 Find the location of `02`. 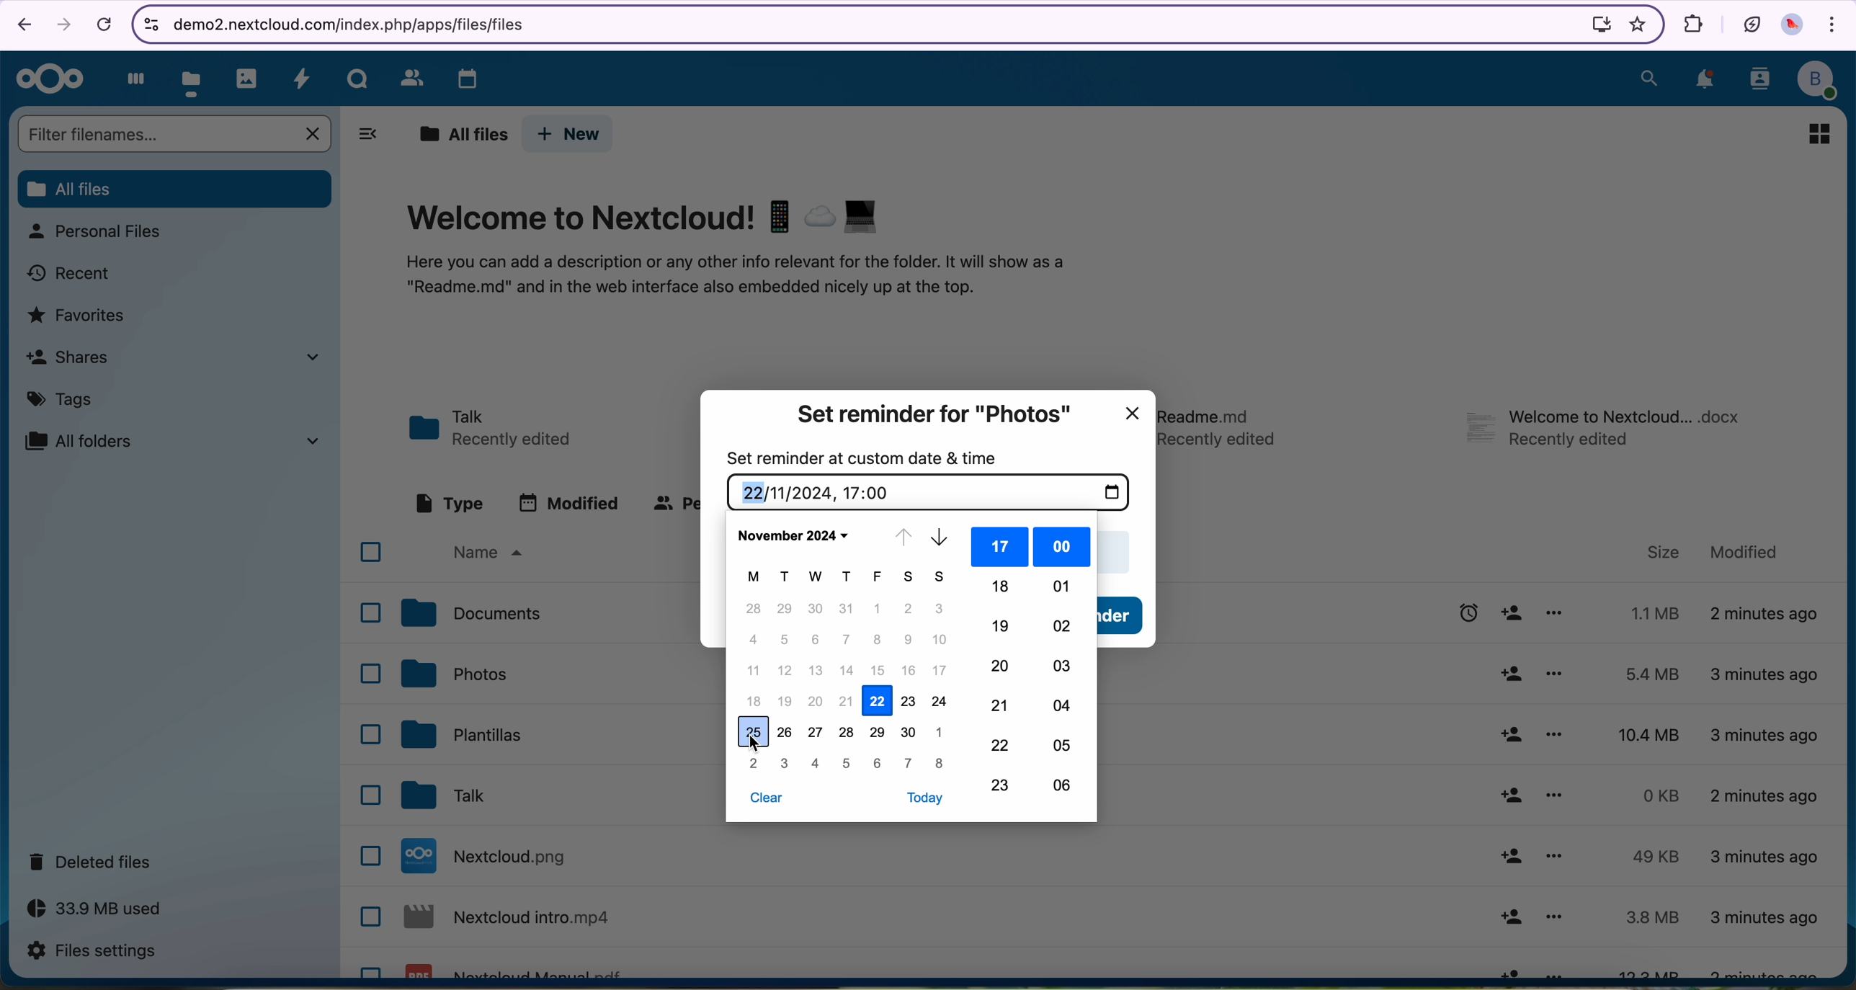

02 is located at coordinates (1063, 625).